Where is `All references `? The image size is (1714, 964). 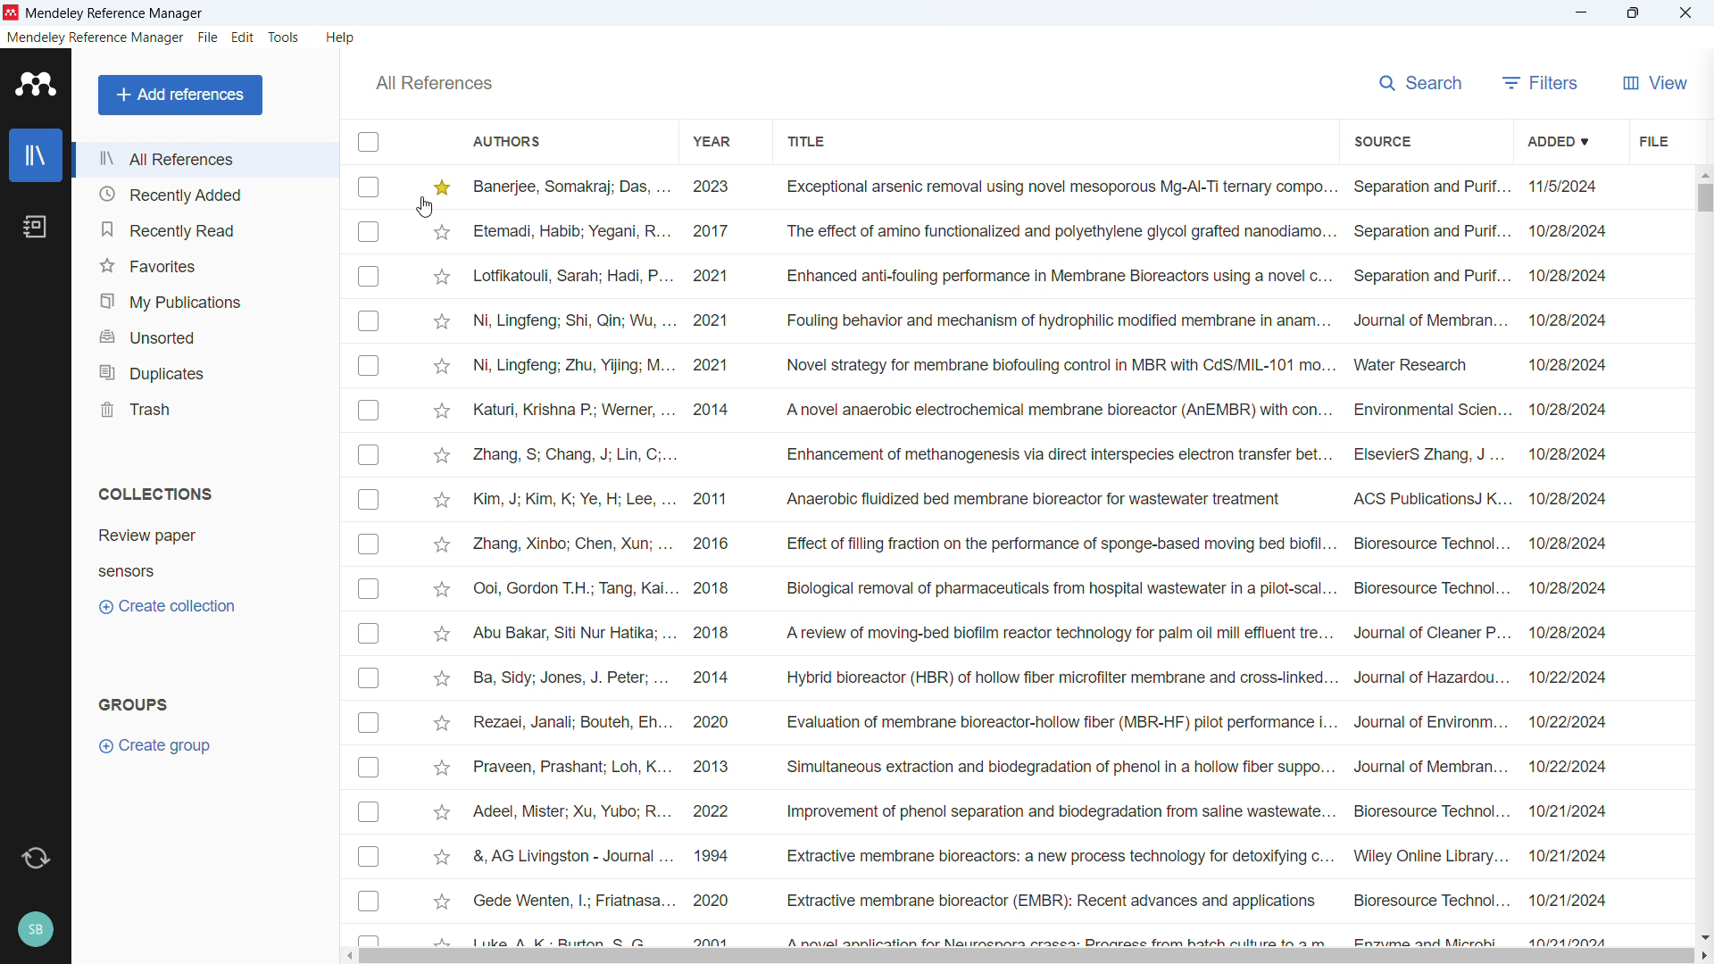 All references  is located at coordinates (434, 82).